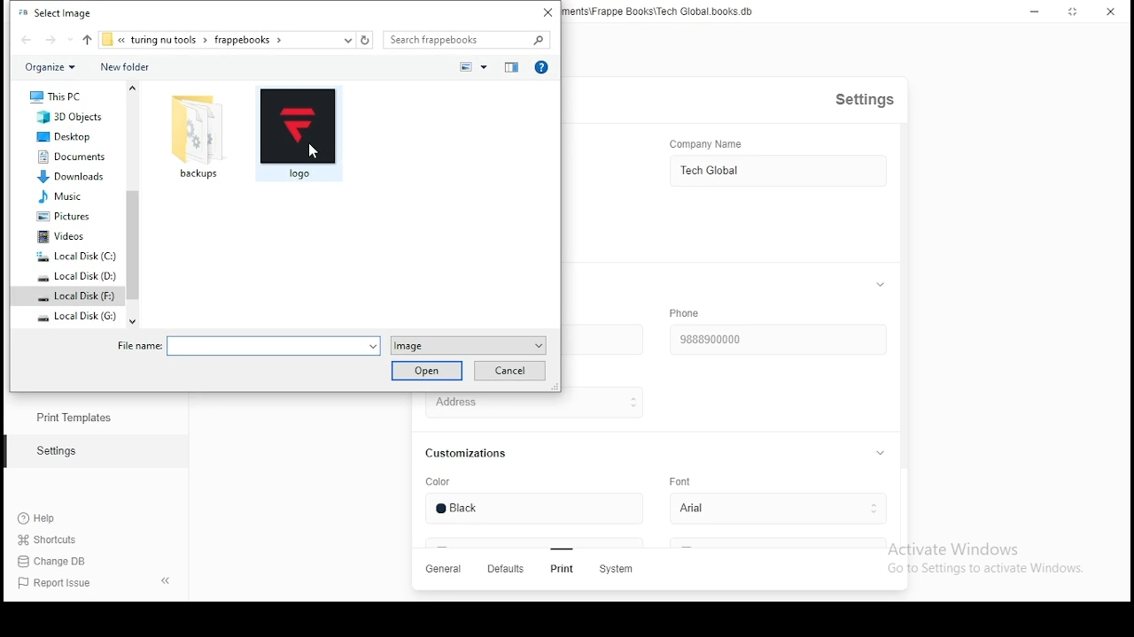 The width and height of the screenshot is (1134, 637). What do you see at coordinates (680, 481) in the screenshot?
I see `Font` at bounding box center [680, 481].